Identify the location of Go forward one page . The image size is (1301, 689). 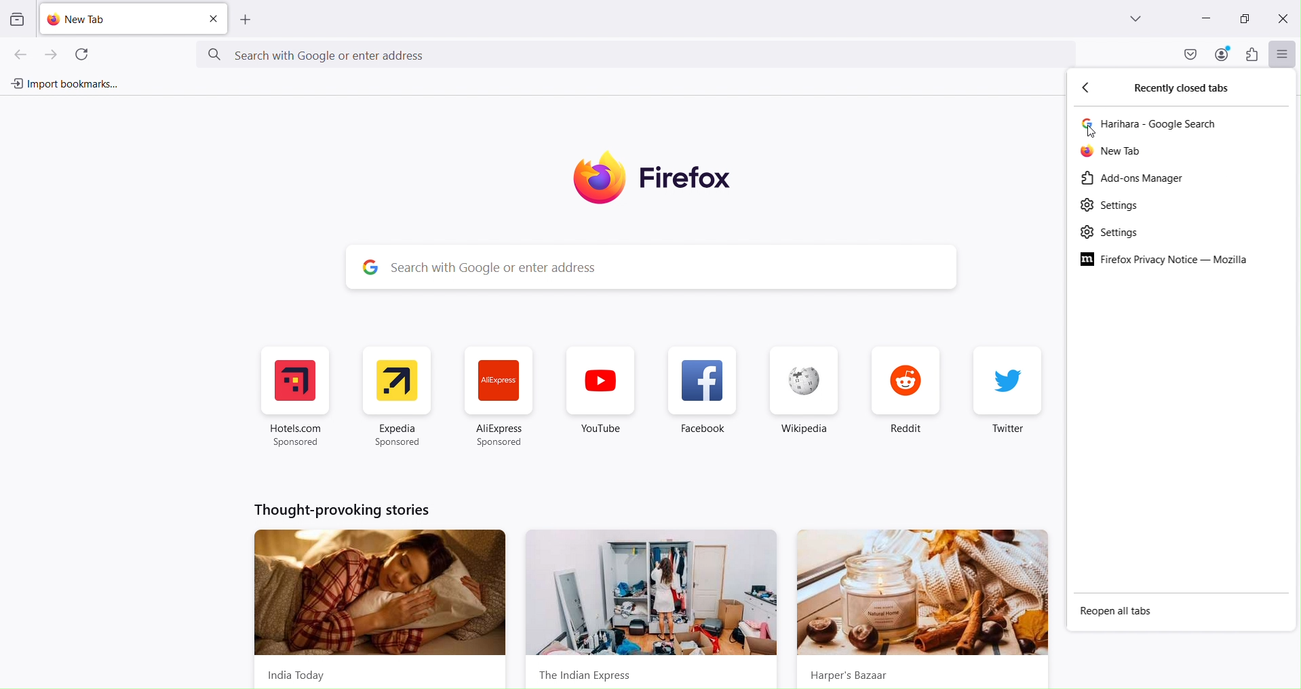
(54, 53).